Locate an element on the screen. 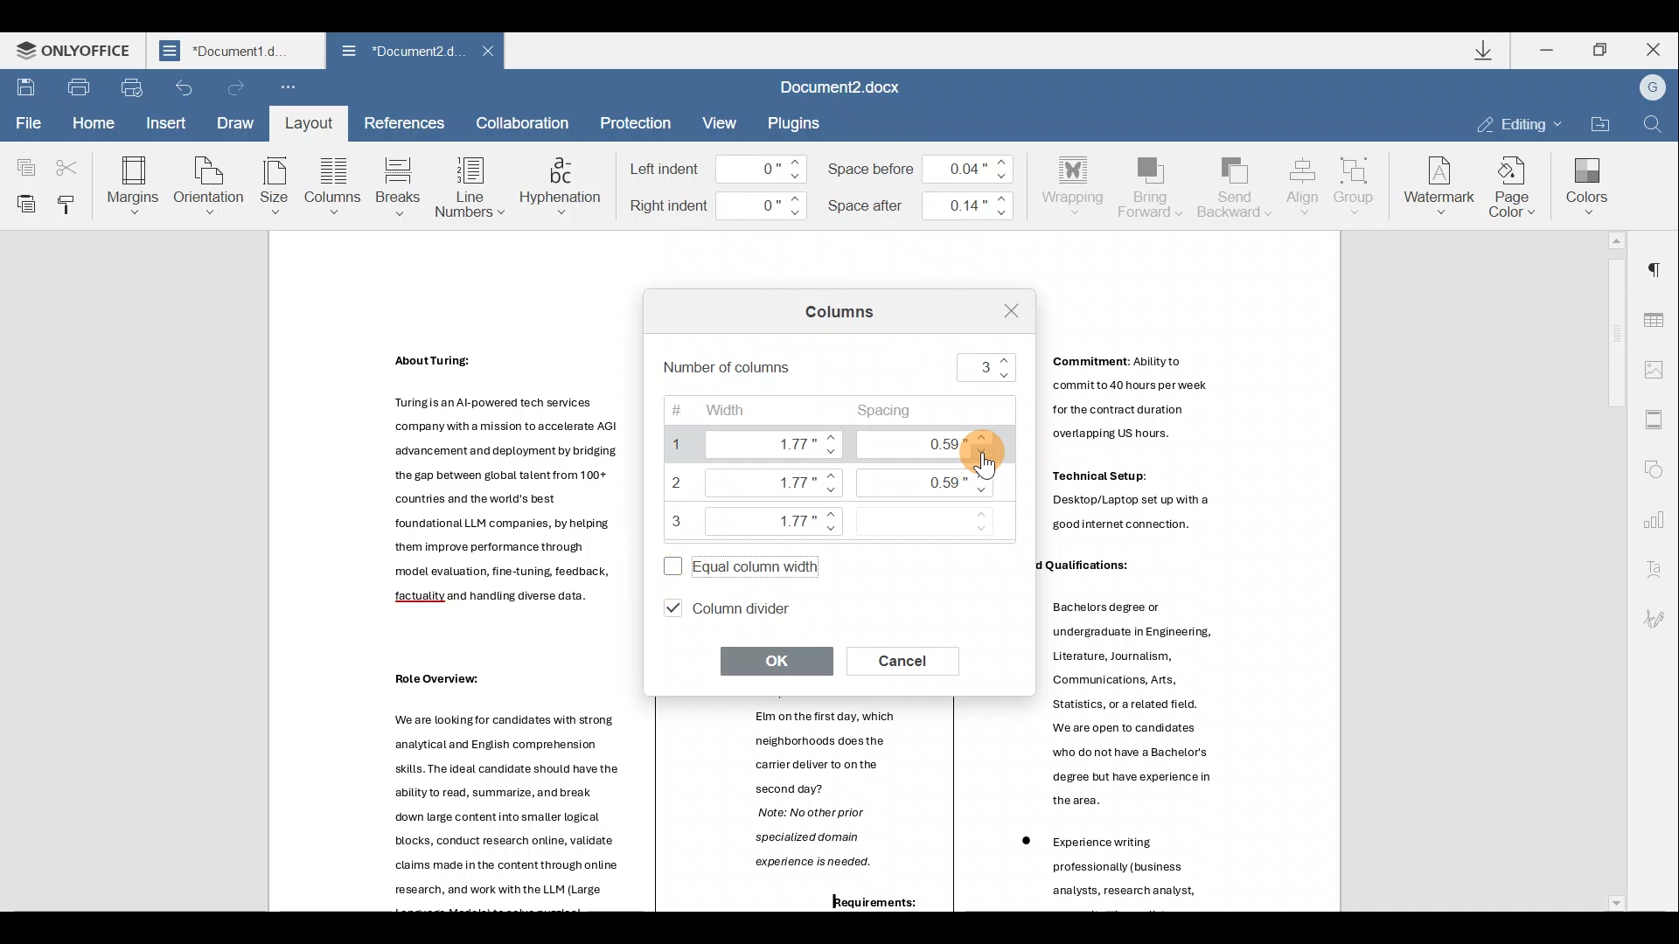  Margins is located at coordinates (131, 184).